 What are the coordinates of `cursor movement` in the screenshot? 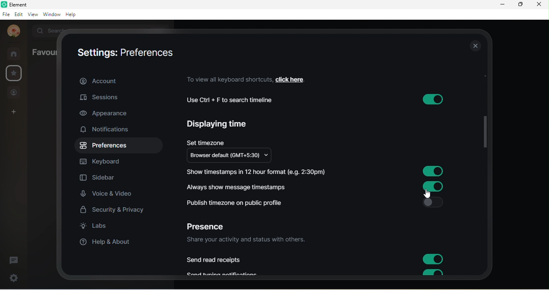 It's located at (427, 192).